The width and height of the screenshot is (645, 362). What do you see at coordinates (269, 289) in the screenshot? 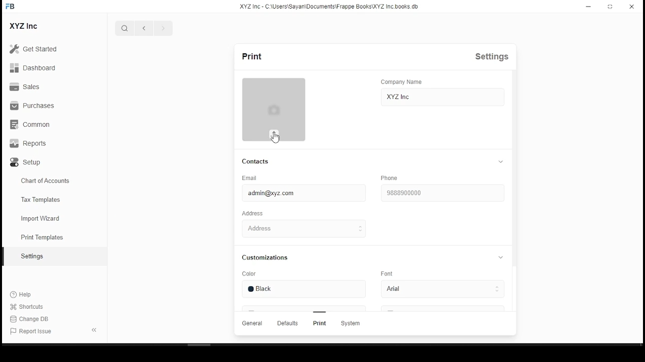
I see `black` at bounding box center [269, 289].